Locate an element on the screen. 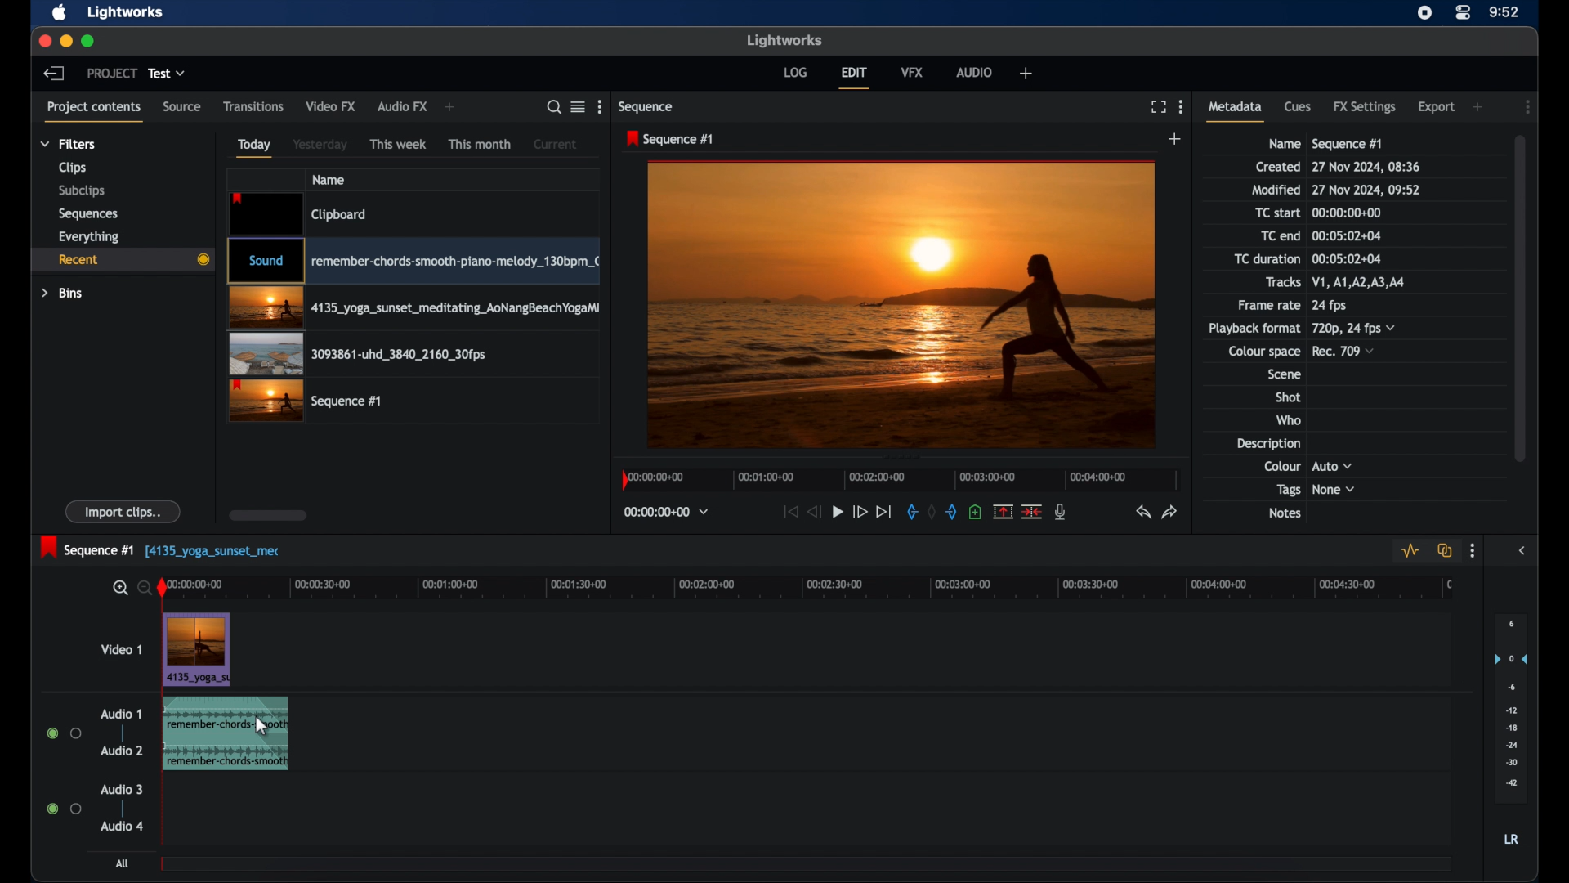 The height and width of the screenshot is (883, 1569). tracks is located at coordinates (1283, 282).